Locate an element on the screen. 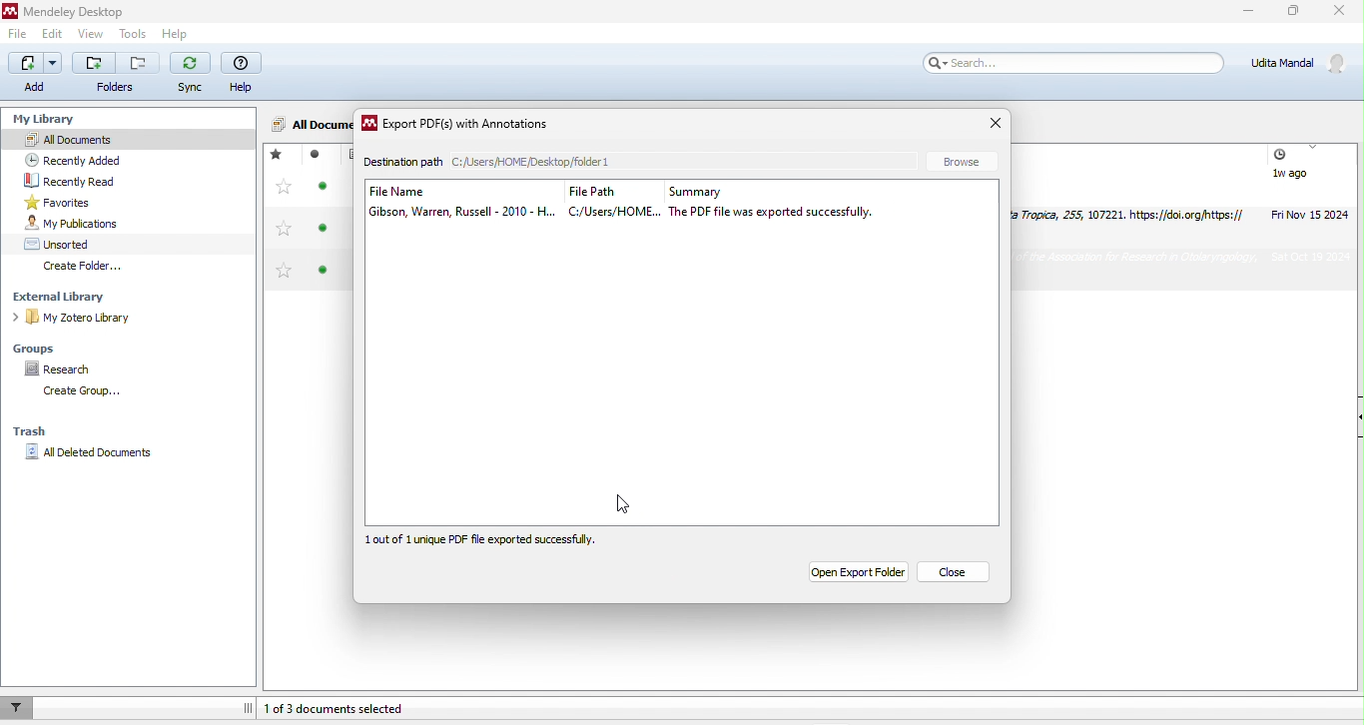  File Name
Gibson, Warren, Russell - 2010 - H. is located at coordinates (452, 203).